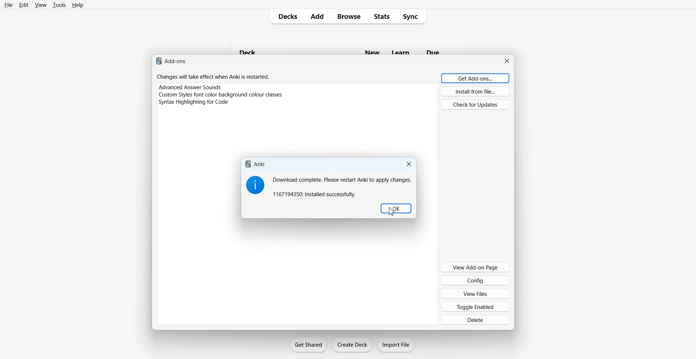  I want to click on Syntax Highlighting for Code, so click(194, 102).